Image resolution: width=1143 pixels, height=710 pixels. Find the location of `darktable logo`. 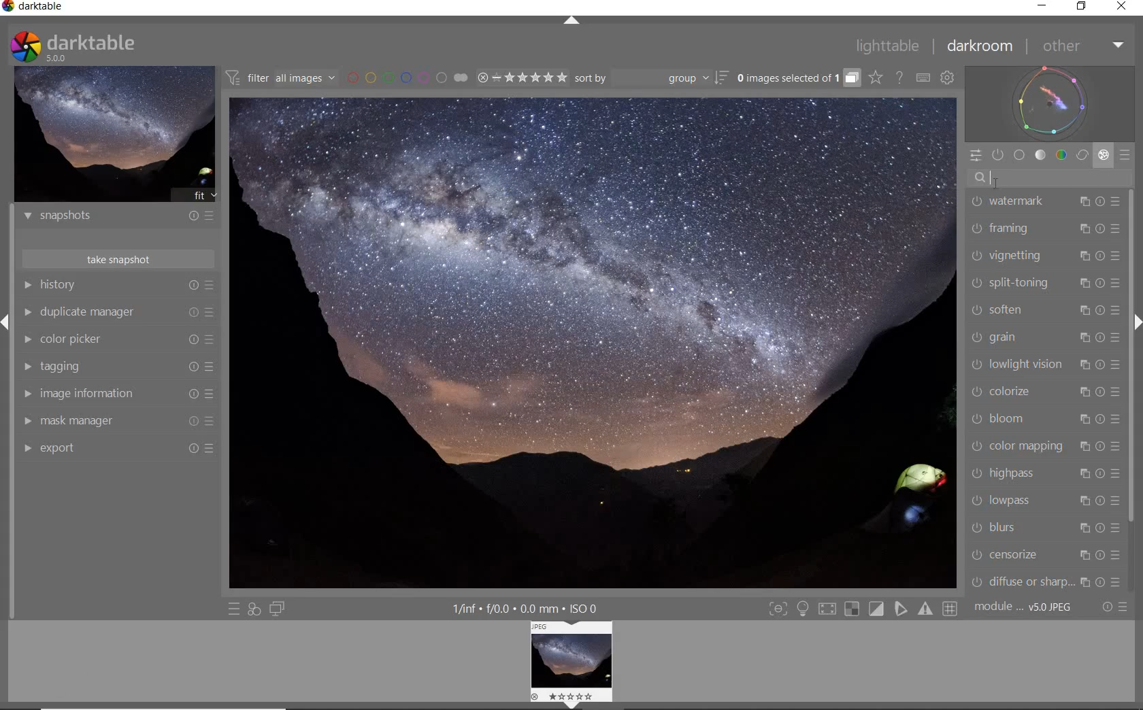

darktable logo is located at coordinates (22, 46).